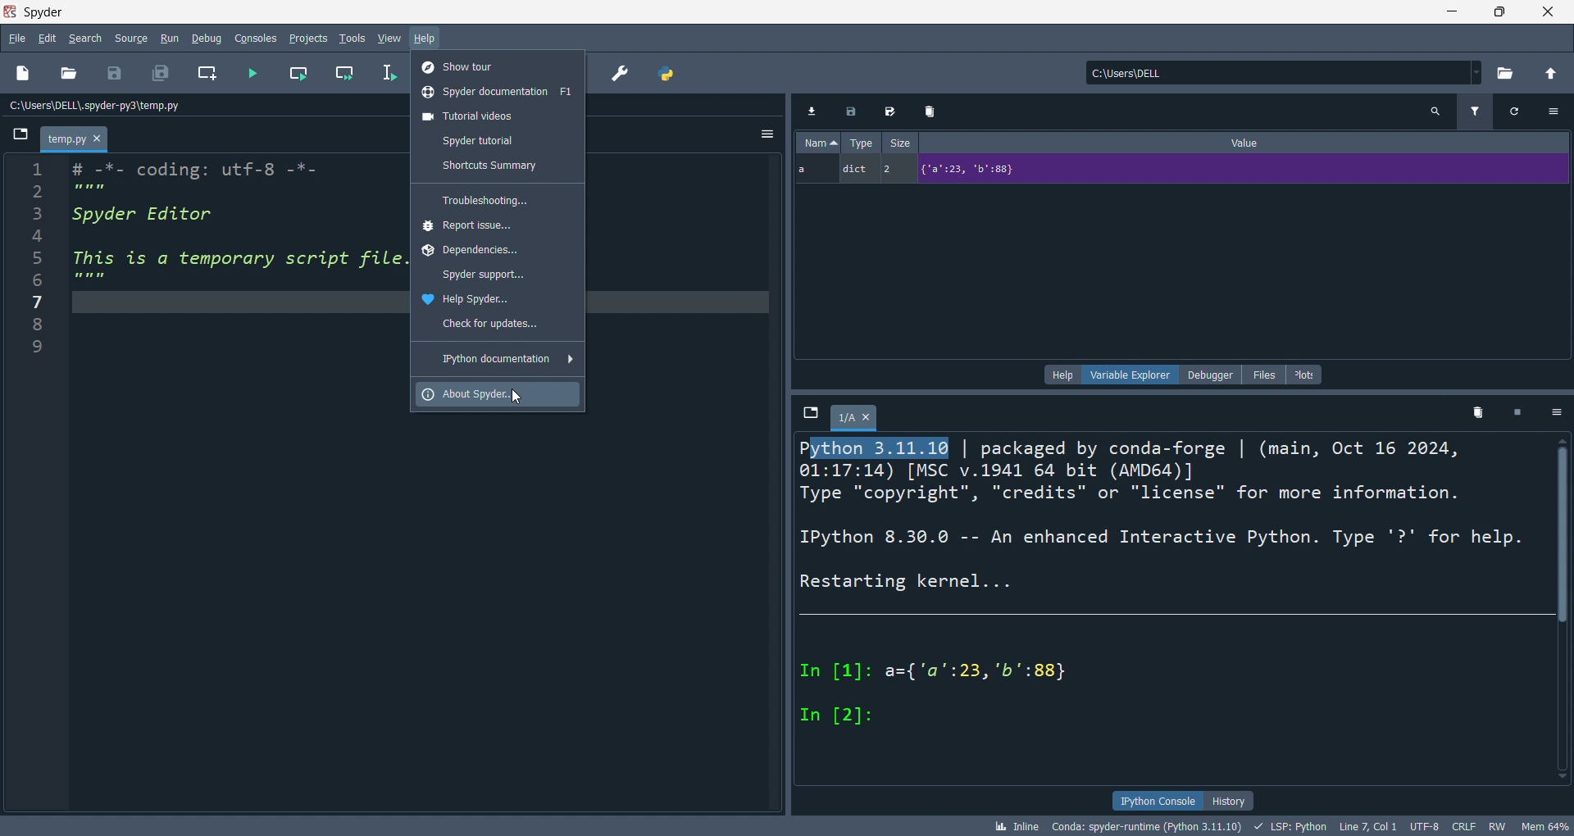 This screenshot has width=1574, height=836. Describe the element at coordinates (622, 71) in the screenshot. I see `preferences` at that location.